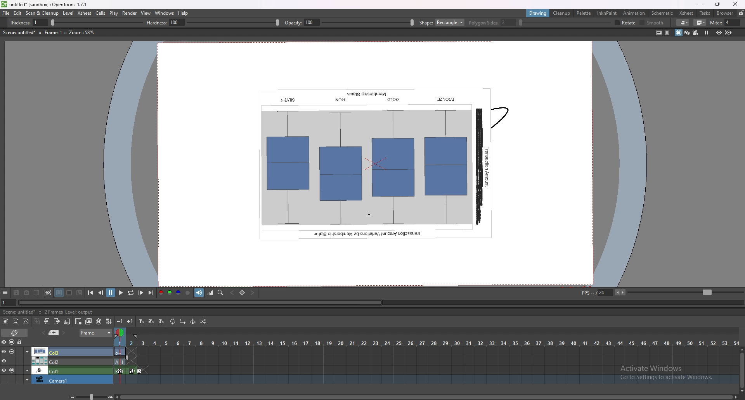  I want to click on pause, so click(111, 293).